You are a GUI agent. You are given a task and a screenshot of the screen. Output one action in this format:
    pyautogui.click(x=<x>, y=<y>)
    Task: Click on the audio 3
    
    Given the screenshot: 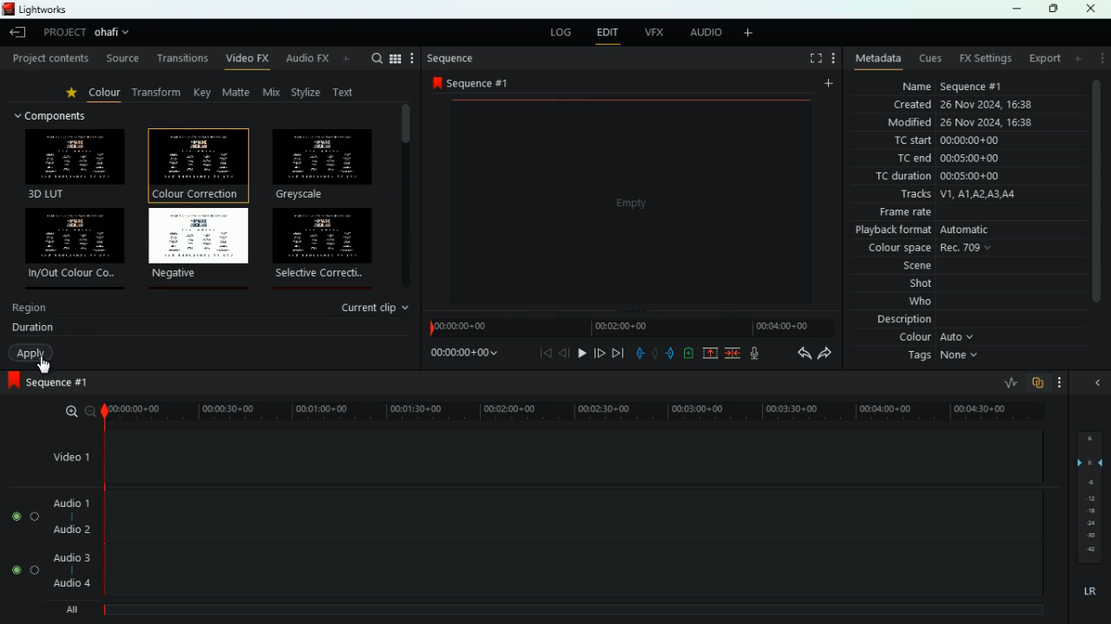 What is the action you would take?
    pyautogui.click(x=71, y=558)
    